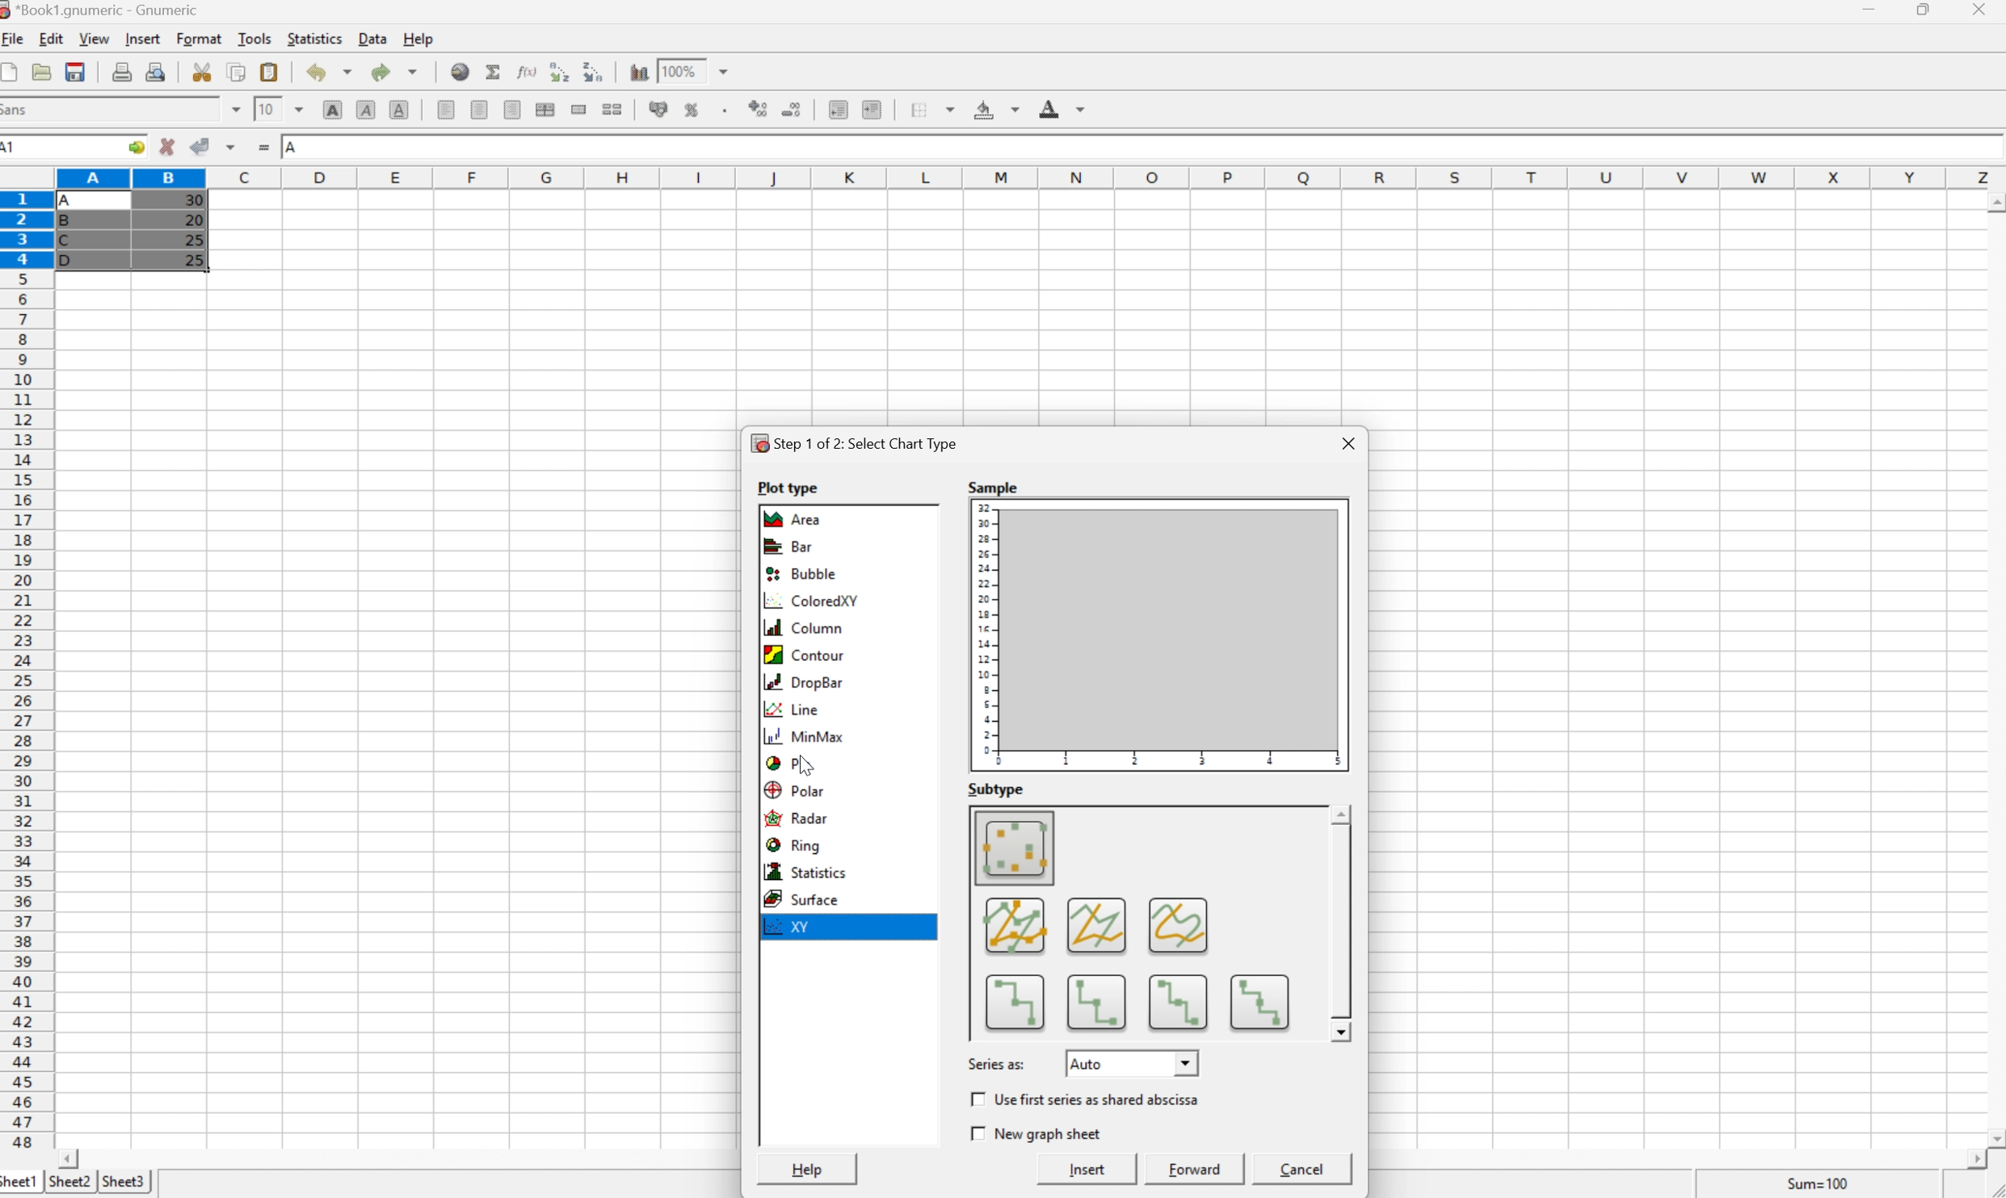 This screenshot has height=1198, width=2006. I want to click on 25, so click(193, 239).